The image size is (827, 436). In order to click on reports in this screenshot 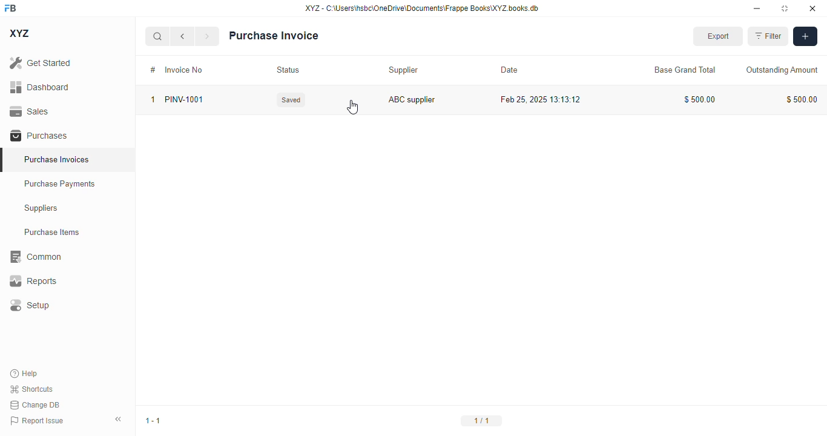, I will do `click(33, 281)`.